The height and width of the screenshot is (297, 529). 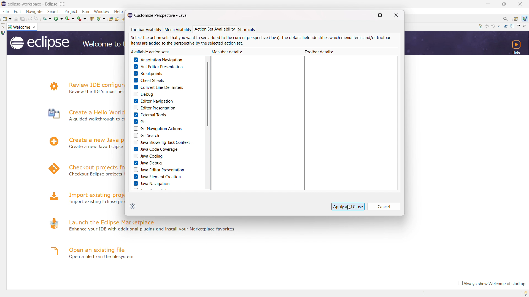 I want to click on Select the action sets that you want to see added to the current perspective (Java). Ihe details field identifies which menu items and/or toolbar
items are added to the perspective by the selected action set., so click(x=263, y=41).